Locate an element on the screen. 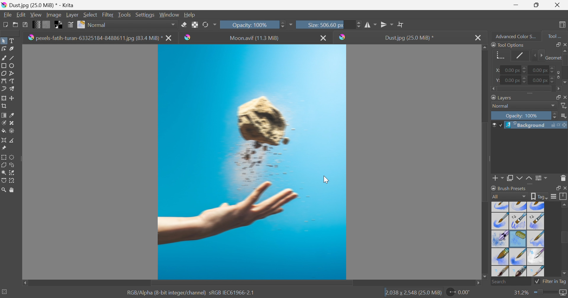 The width and height of the screenshot is (568, 298). Patch tool is located at coordinates (11, 123).